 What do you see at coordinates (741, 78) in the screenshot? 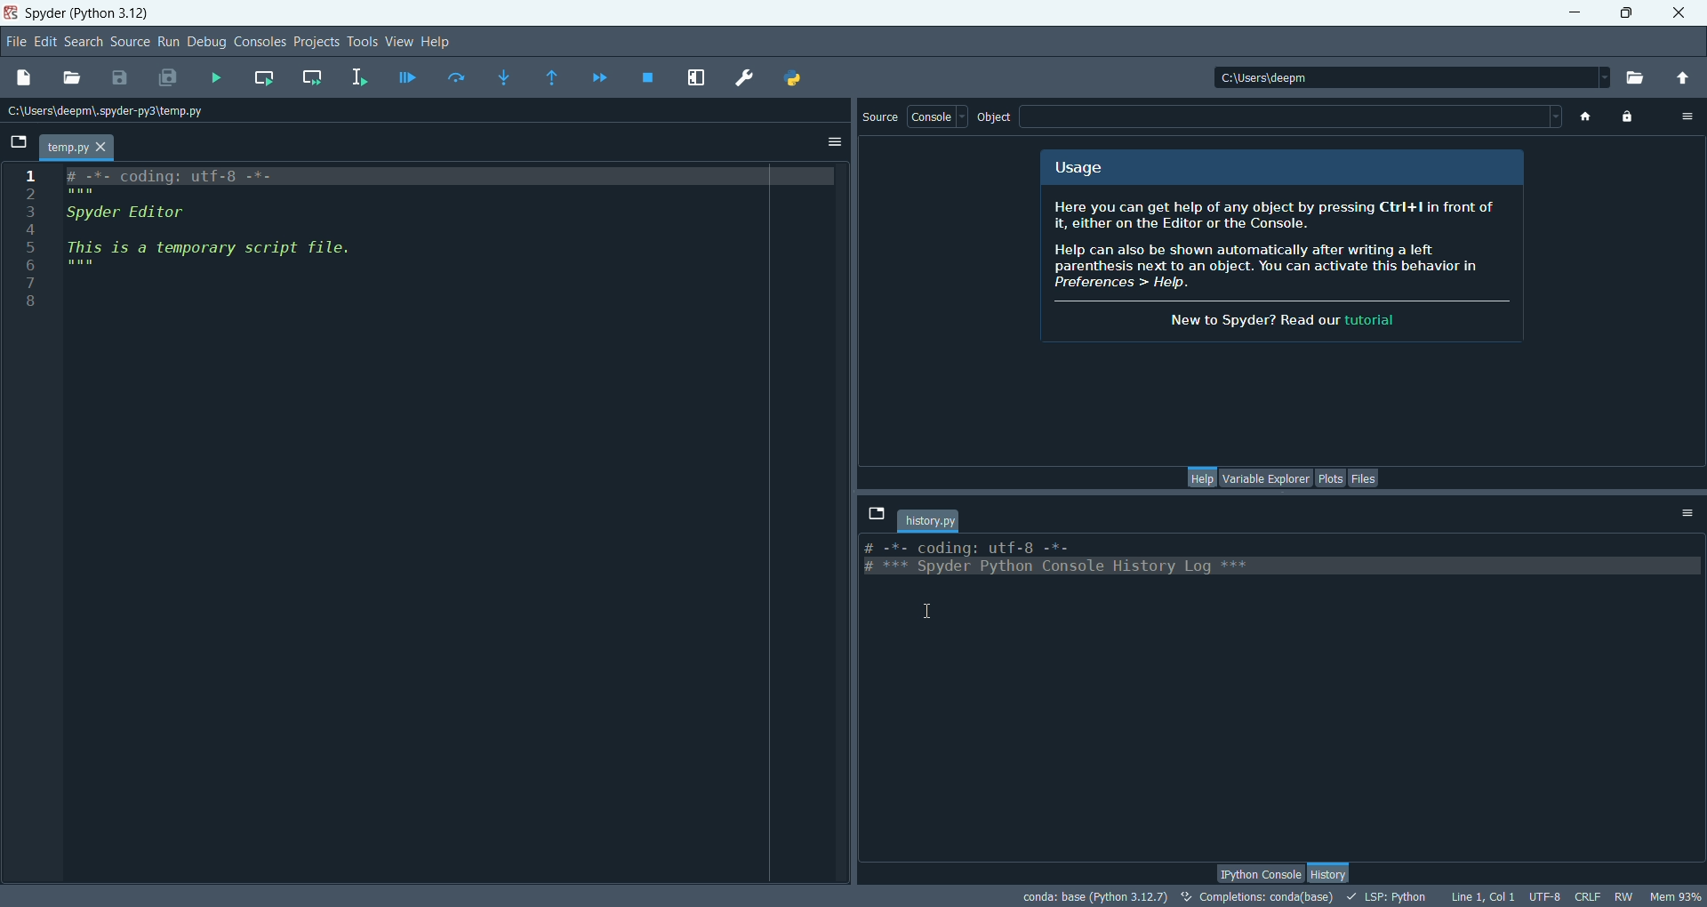
I see `preferences` at bounding box center [741, 78].